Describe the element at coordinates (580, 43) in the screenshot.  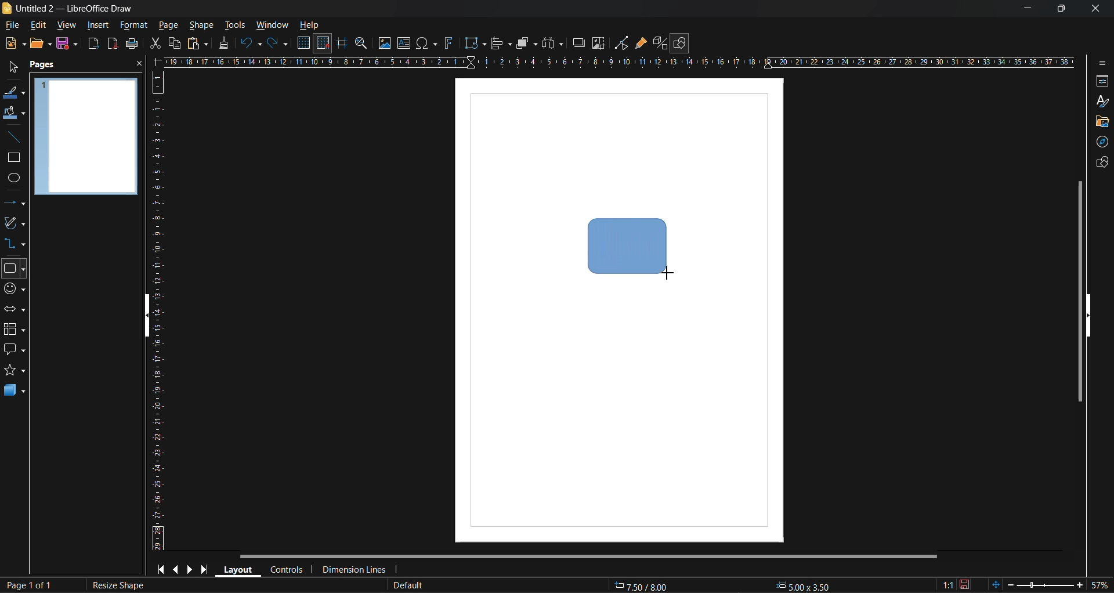
I see `shadow` at that location.